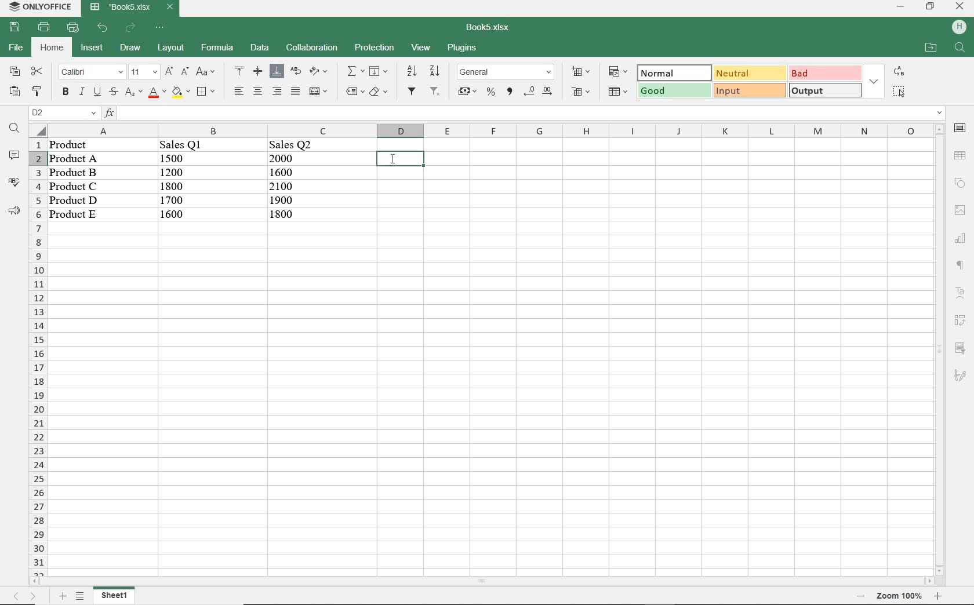 The height and width of the screenshot is (605, 974). Describe the element at coordinates (82, 93) in the screenshot. I see `italic` at that location.